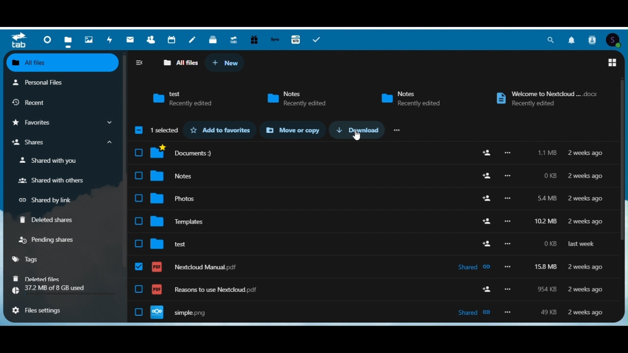  I want to click on simple, so click(374, 313).